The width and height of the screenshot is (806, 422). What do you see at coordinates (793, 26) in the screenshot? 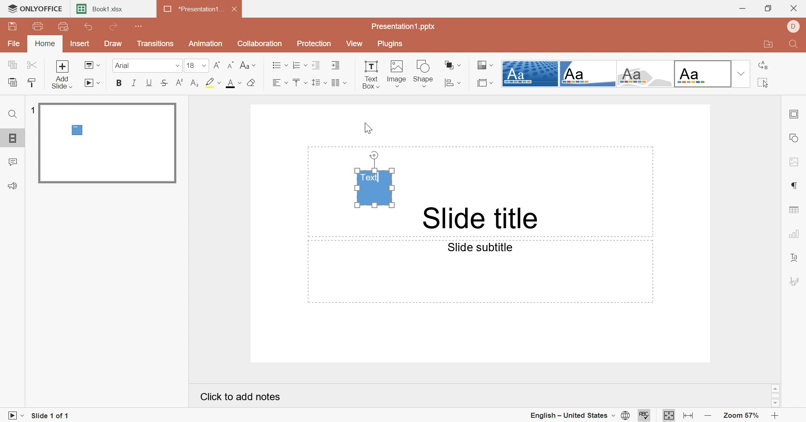
I see `DELL` at bounding box center [793, 26].